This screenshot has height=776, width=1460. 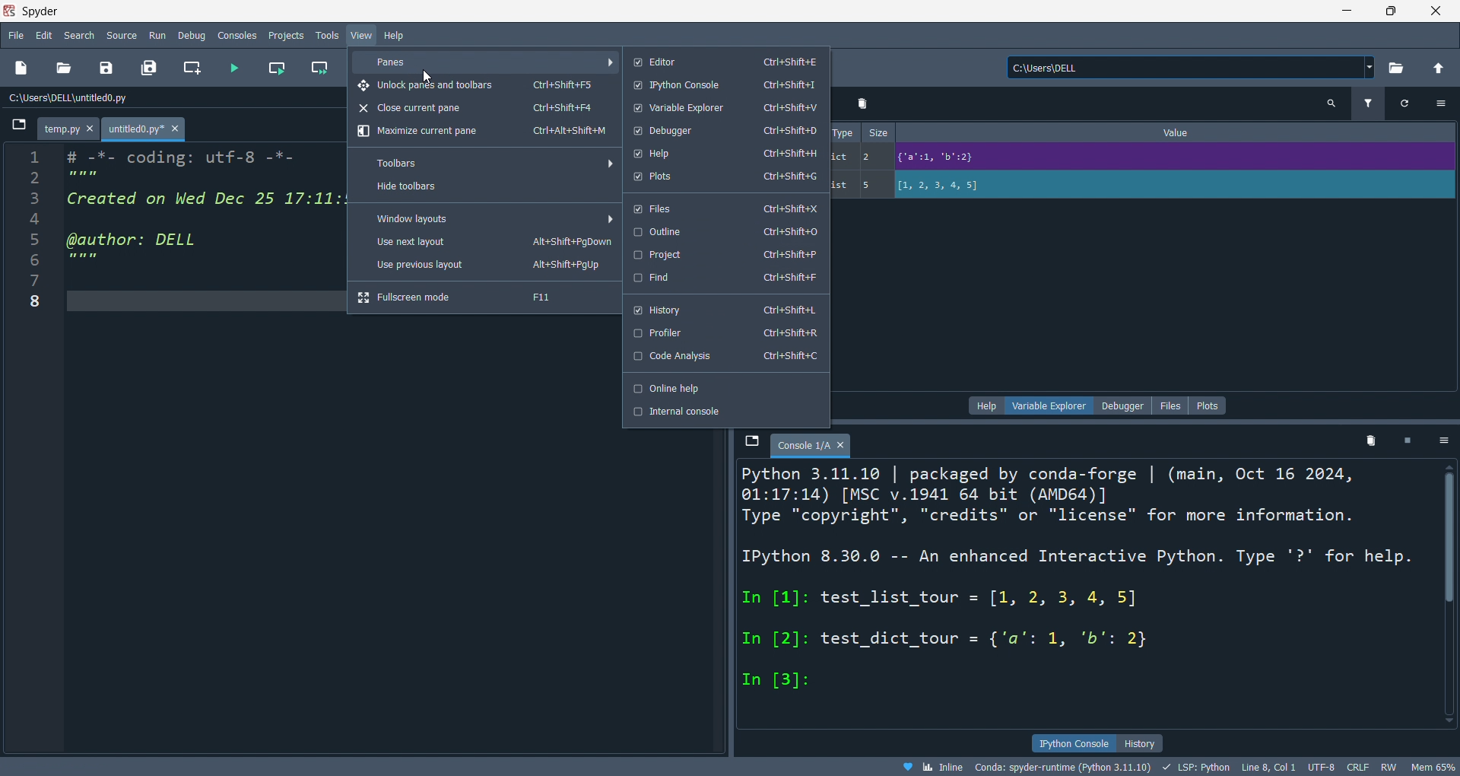 I want to click on source, so click(x=122, y=33).